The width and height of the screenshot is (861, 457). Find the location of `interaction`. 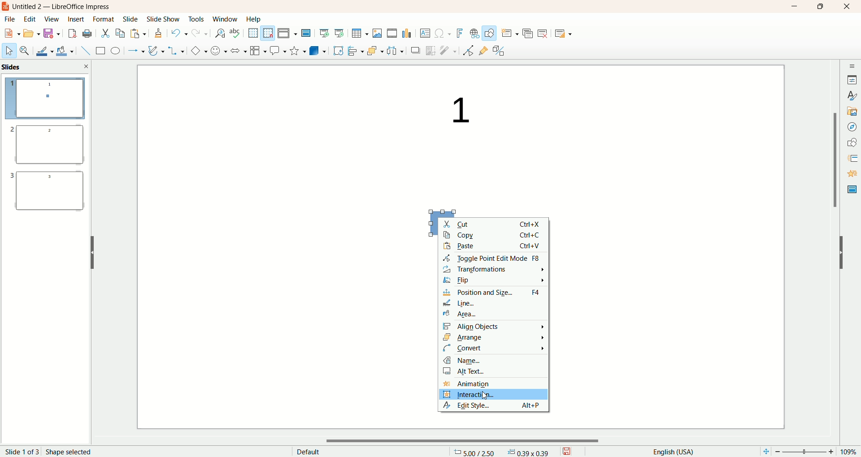

interaction is located at coordinates (492, 395).